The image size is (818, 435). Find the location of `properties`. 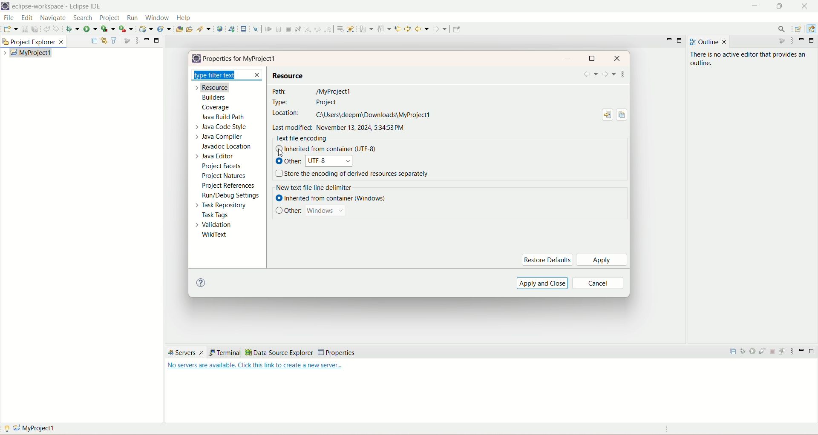

properties is located at coordinates (336, 352).